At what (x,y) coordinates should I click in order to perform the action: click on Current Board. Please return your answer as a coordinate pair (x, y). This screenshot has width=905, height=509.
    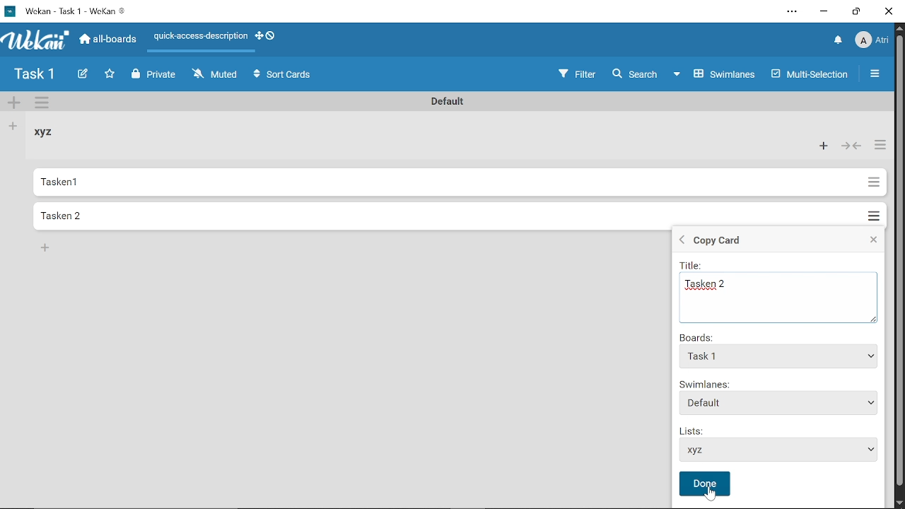
    Looking at the image, I should click on (35, 76).